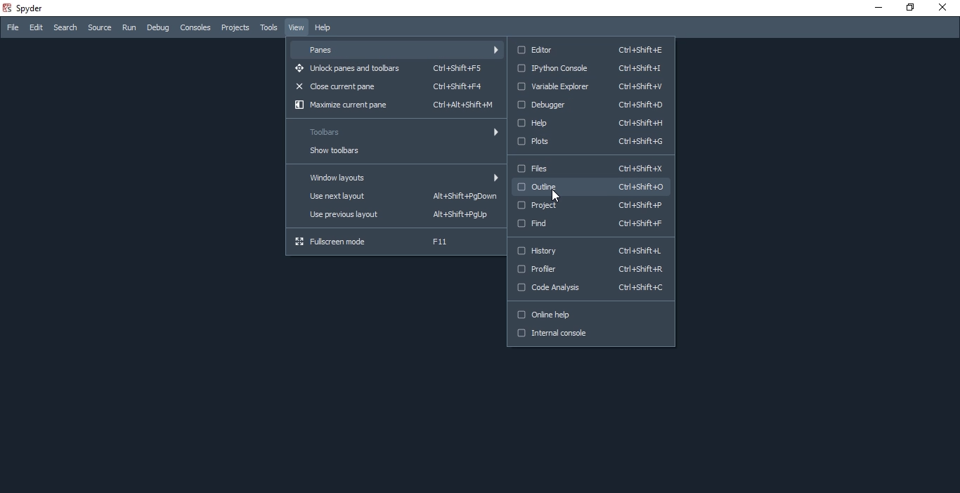  What do you see at coordinates (391, 242) in the screenshot?
I see `Fullscreen mode` at bounding box center [391, 242].